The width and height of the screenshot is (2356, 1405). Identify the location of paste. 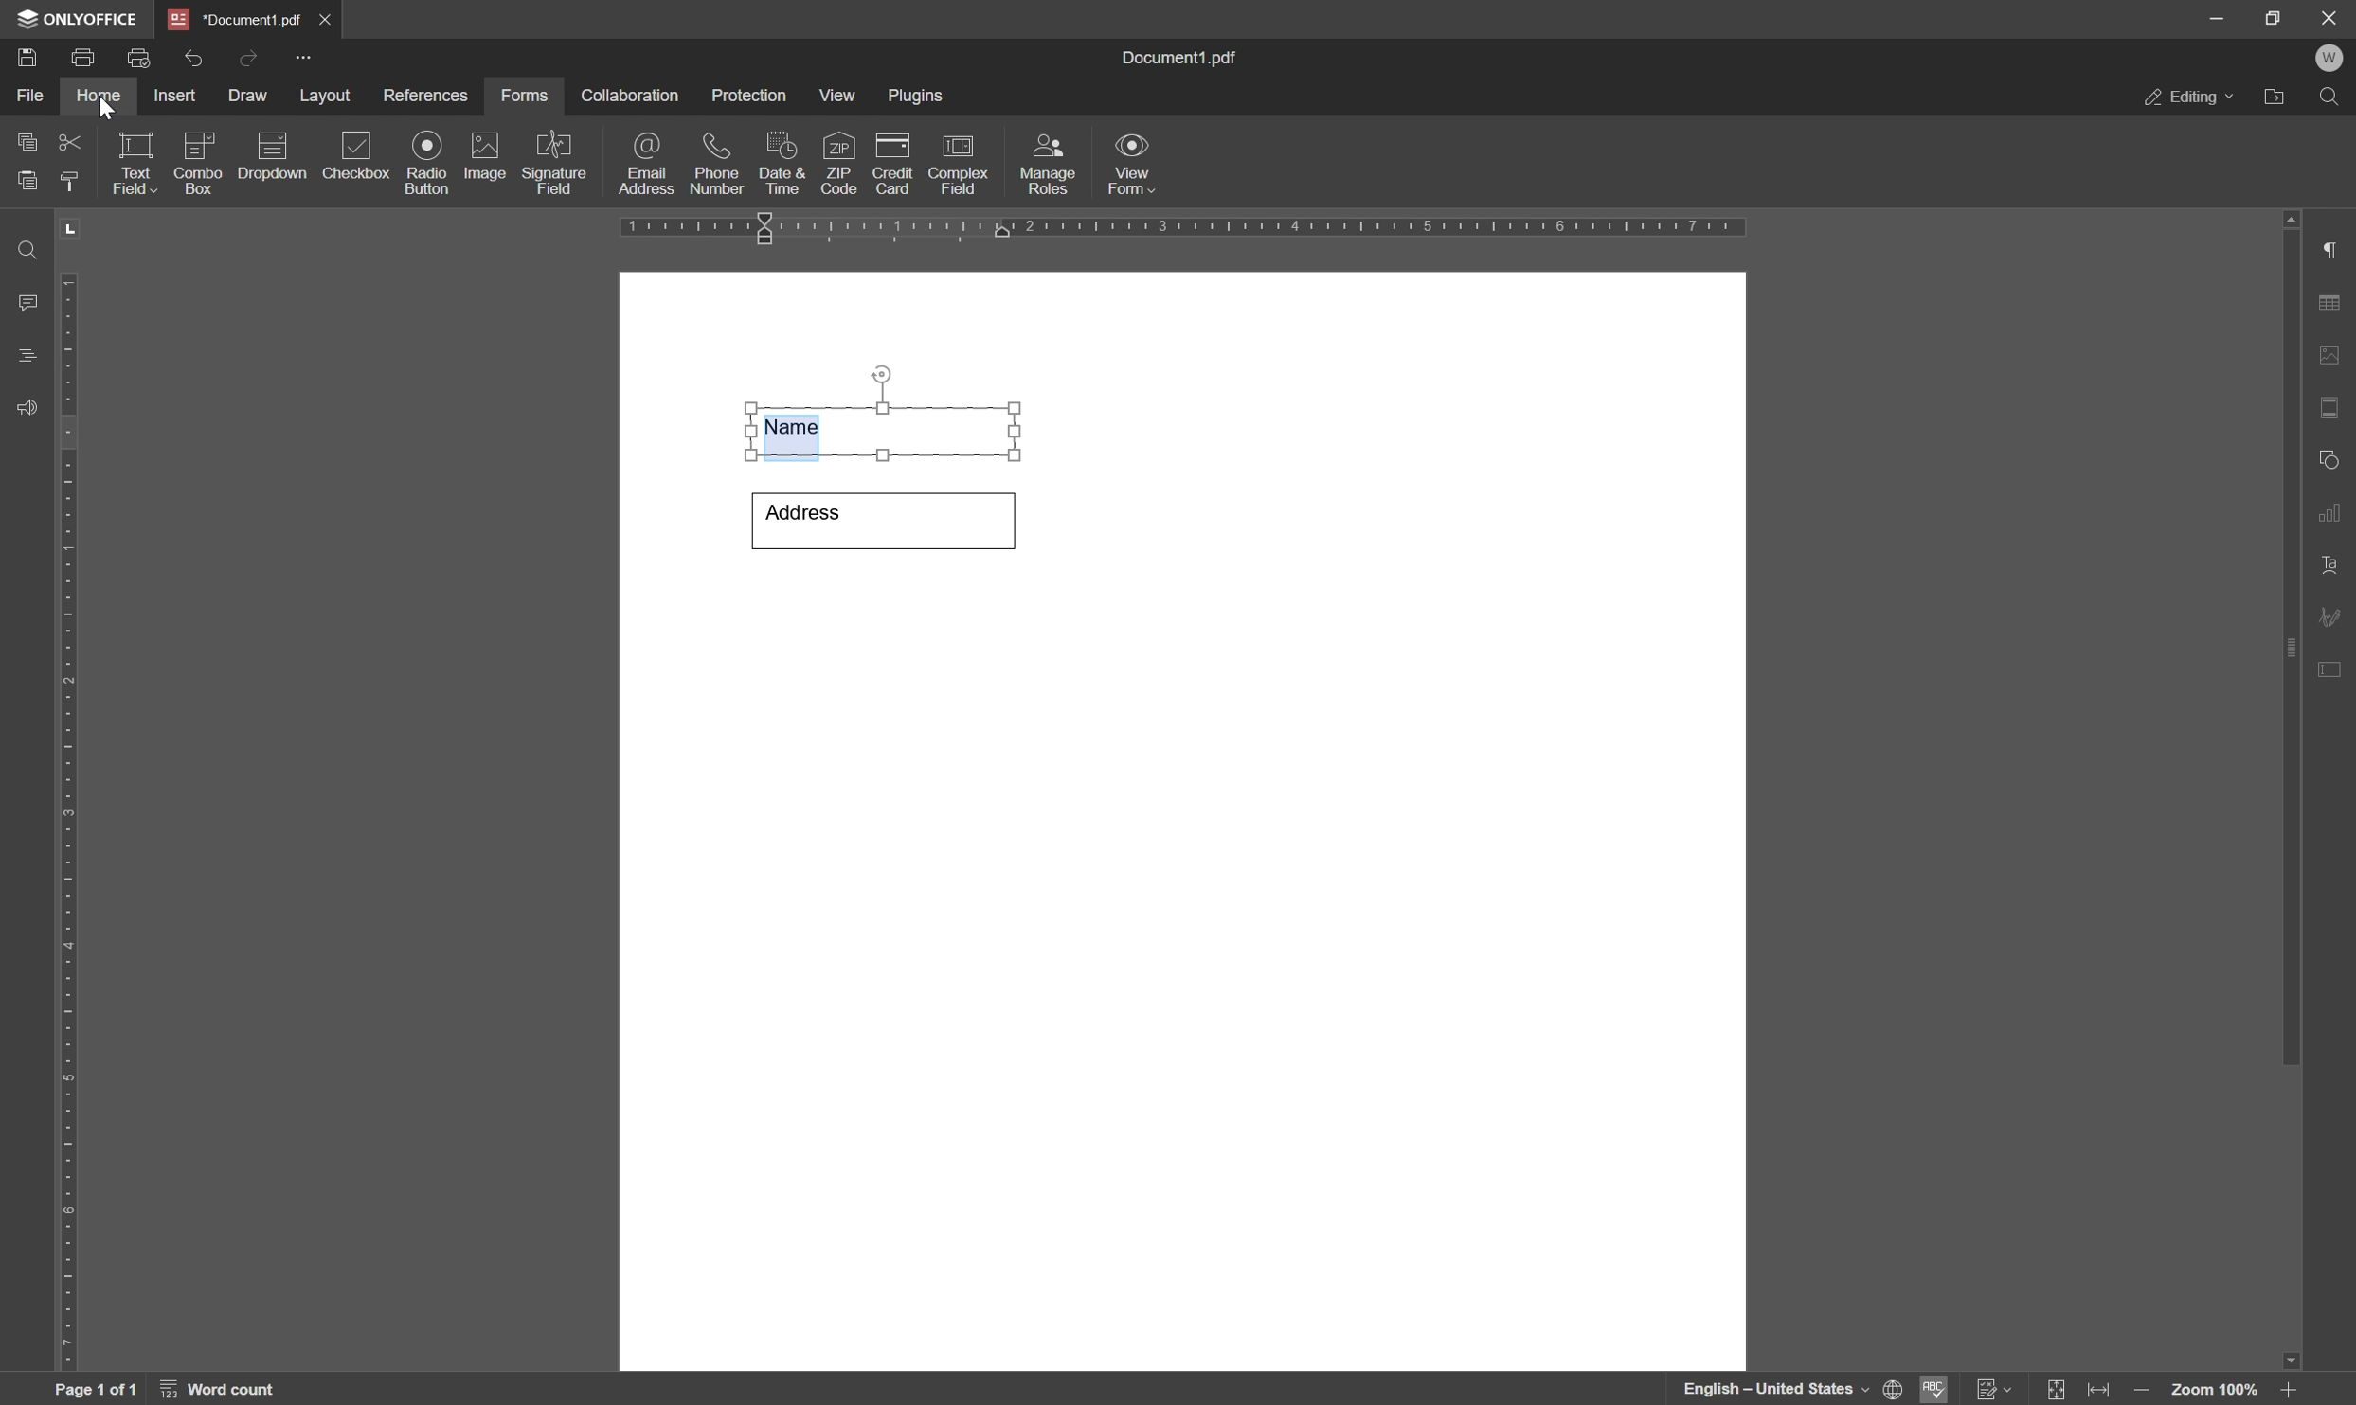
(28, 182).